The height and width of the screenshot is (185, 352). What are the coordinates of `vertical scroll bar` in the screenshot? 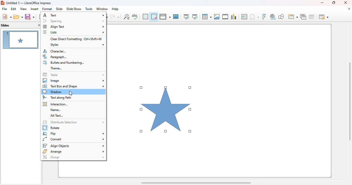 It's located at (349, 101).